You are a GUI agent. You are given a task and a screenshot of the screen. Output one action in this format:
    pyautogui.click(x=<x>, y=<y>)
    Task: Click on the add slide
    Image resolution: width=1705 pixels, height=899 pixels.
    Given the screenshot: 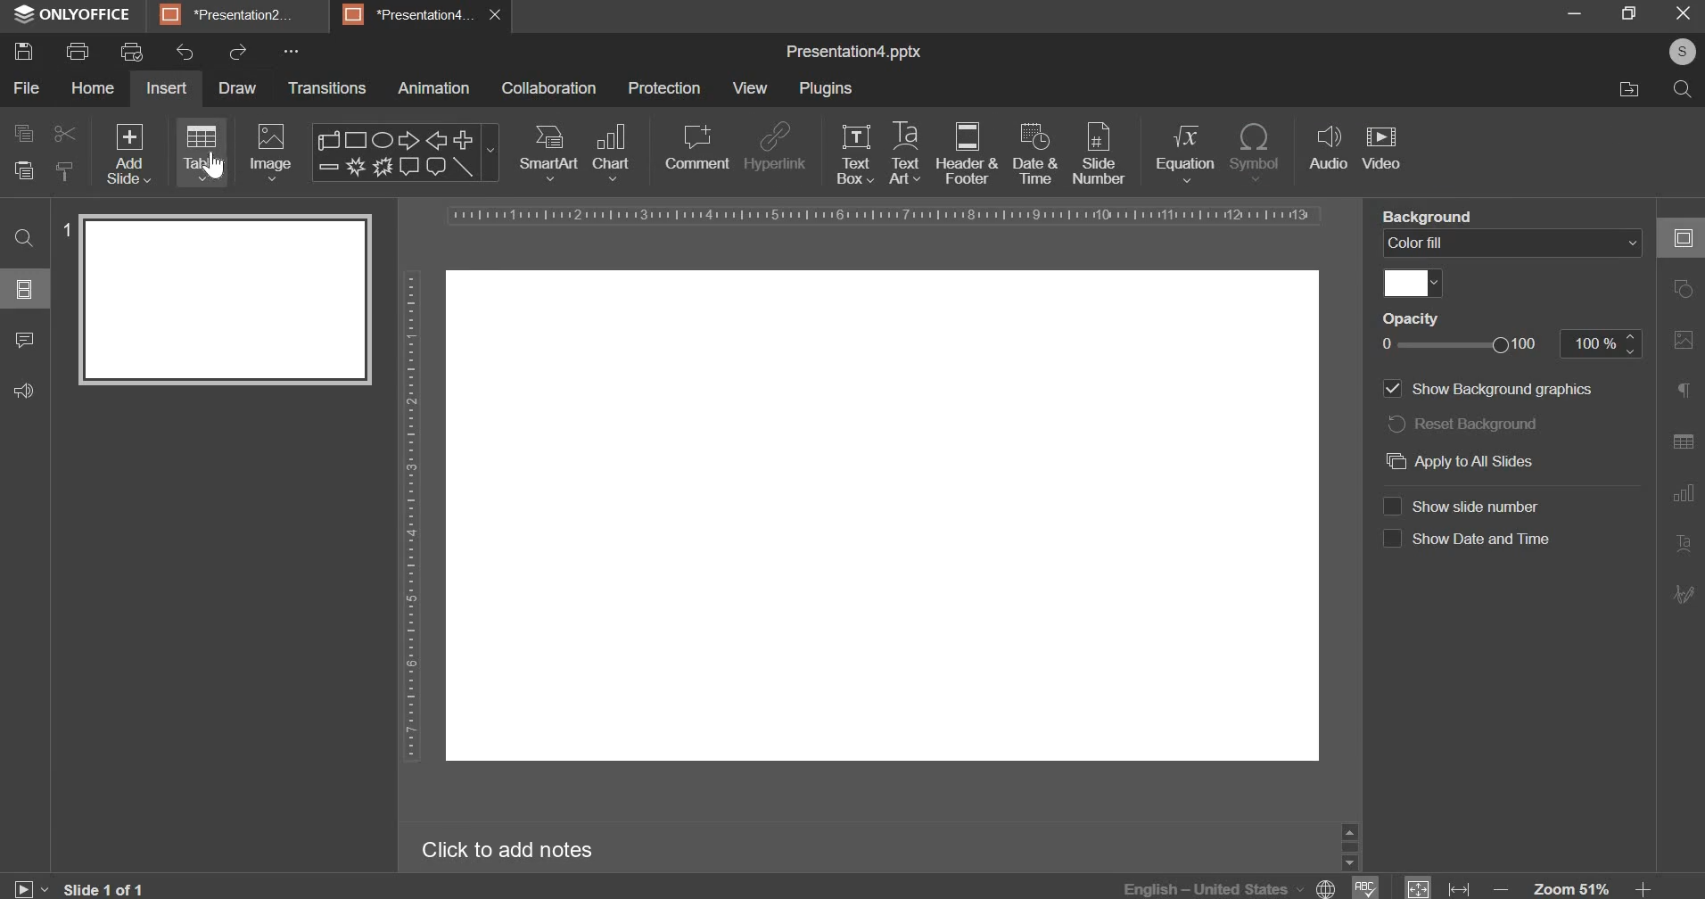 What is the action you would take?
    pyautogui.click(x=128, y=153)
    